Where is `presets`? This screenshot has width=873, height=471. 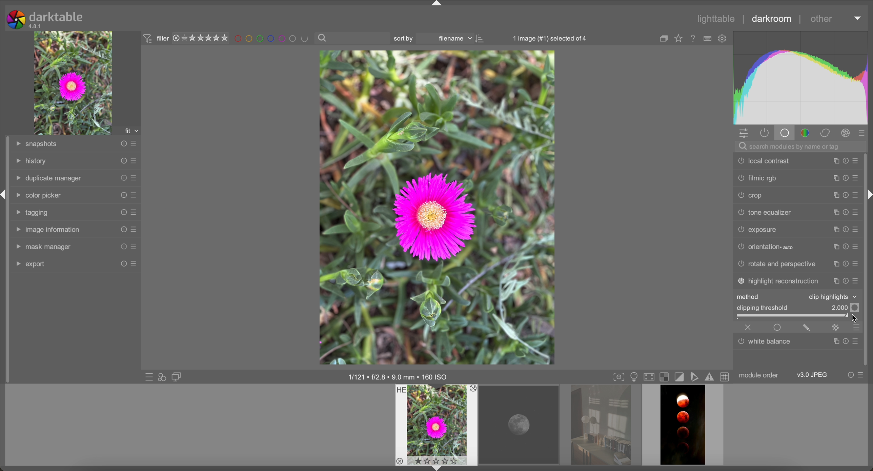
presets is located at coordinates (856, 194).